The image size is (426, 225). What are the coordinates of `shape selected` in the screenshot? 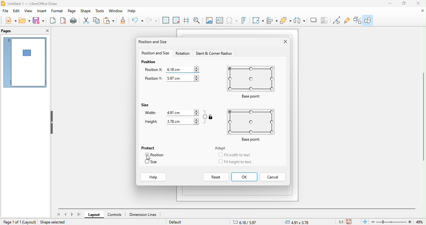 It's located at (55, 222).